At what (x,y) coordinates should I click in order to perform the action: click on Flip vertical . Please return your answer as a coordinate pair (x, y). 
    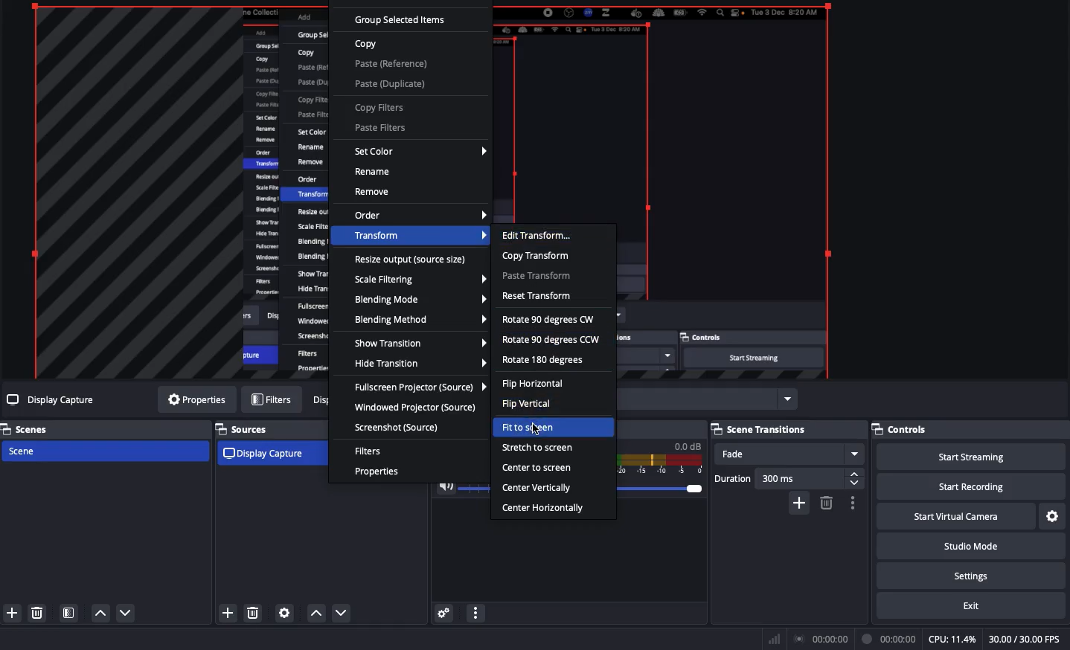
    Looking at the image, I should click on (526, 405).